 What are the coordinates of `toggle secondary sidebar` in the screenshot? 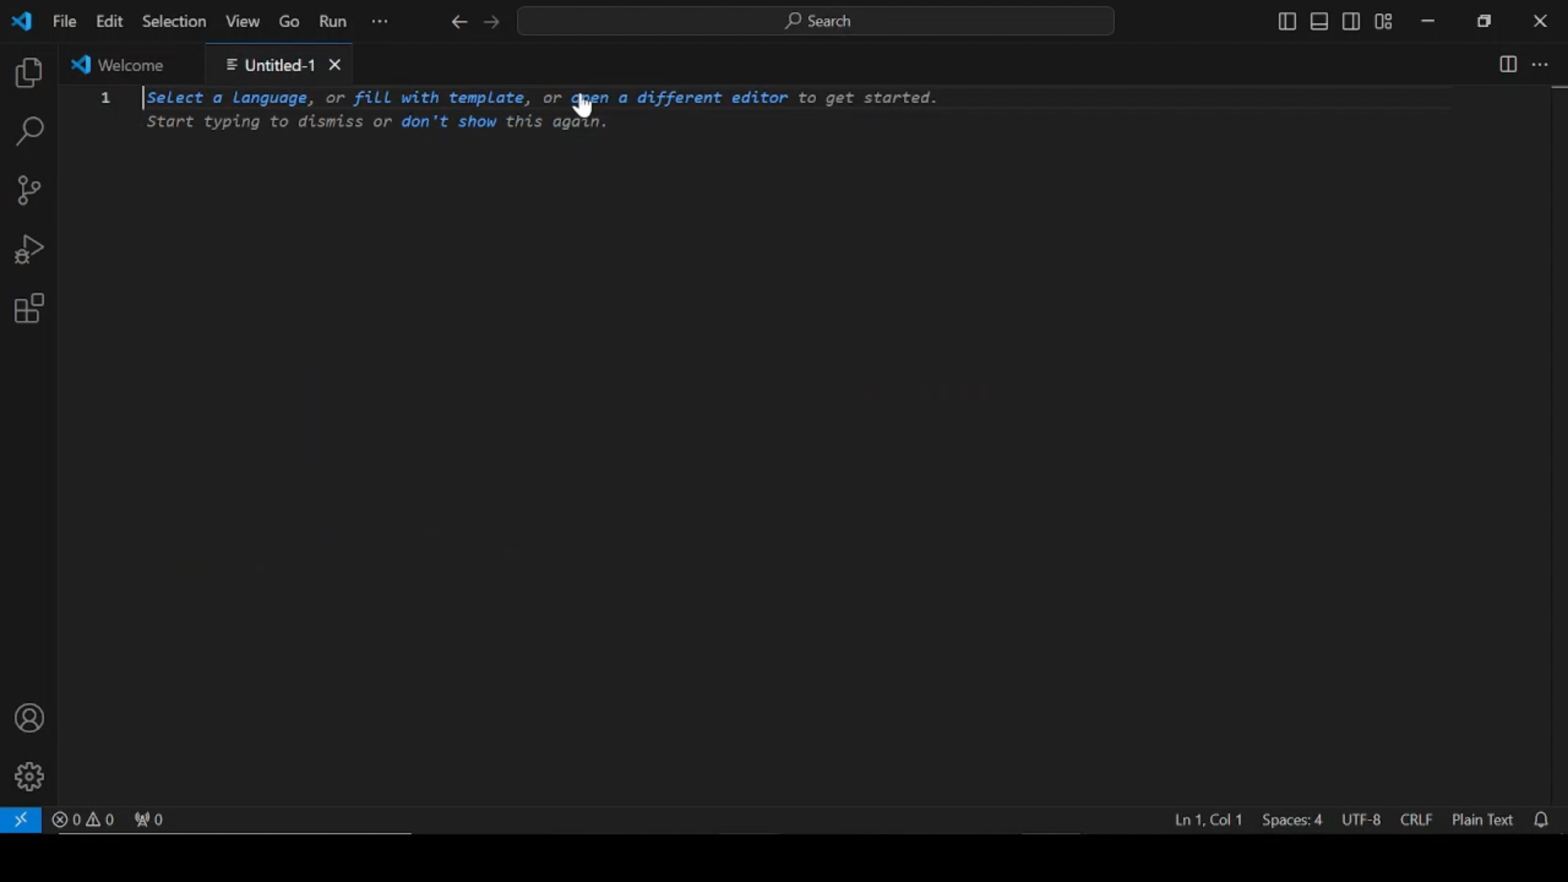 It's located at (1350, 22).